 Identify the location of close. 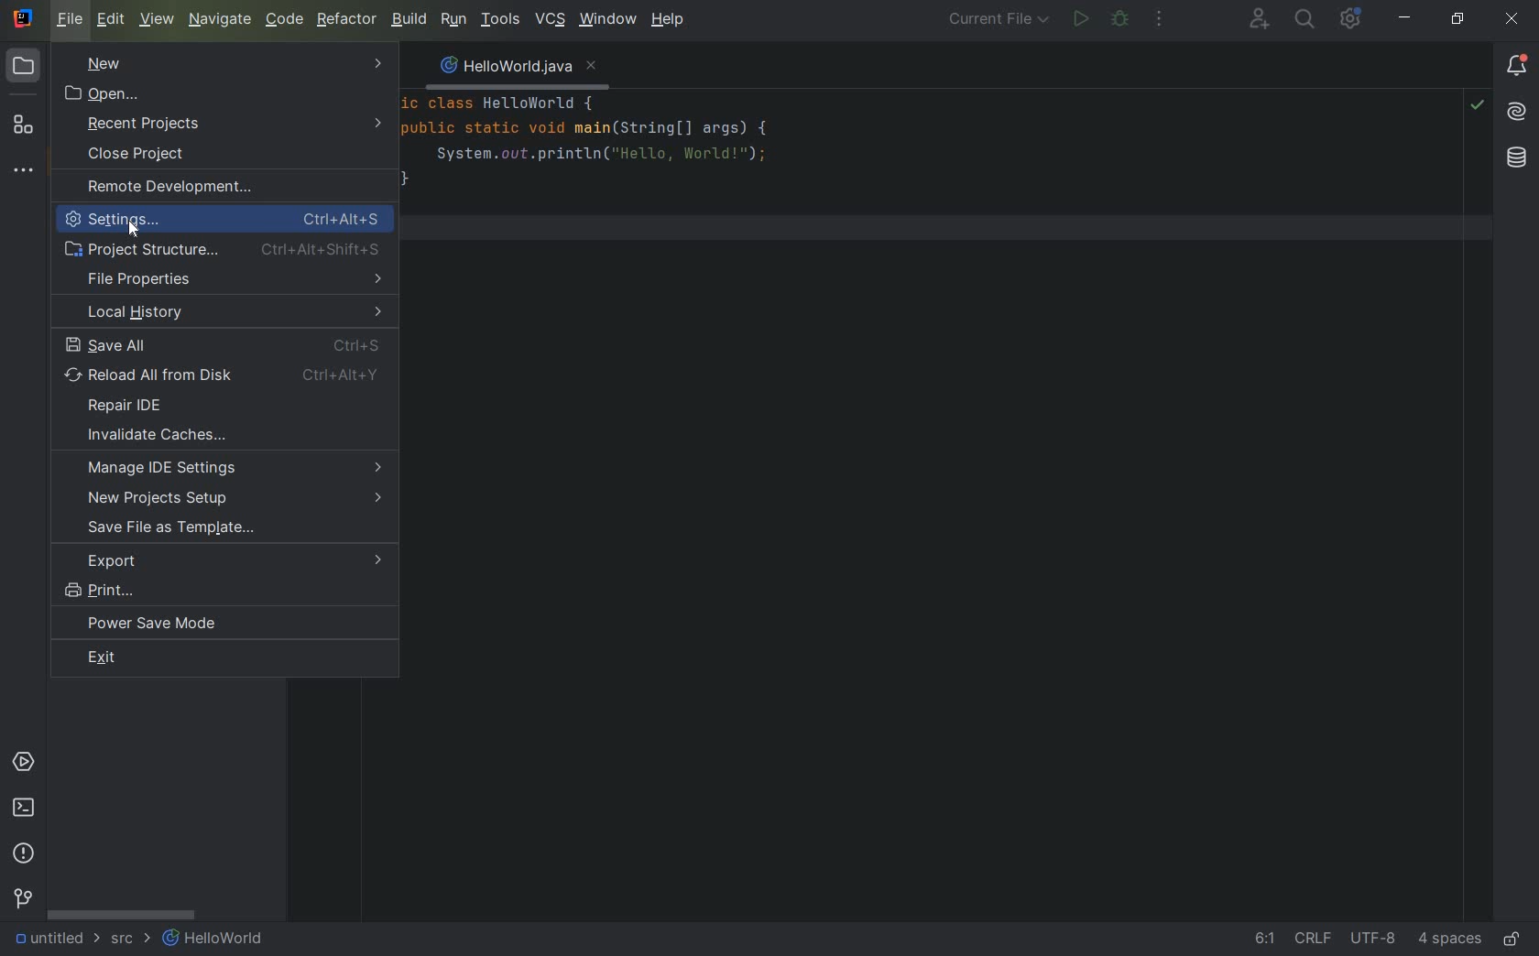
(1513, 20).